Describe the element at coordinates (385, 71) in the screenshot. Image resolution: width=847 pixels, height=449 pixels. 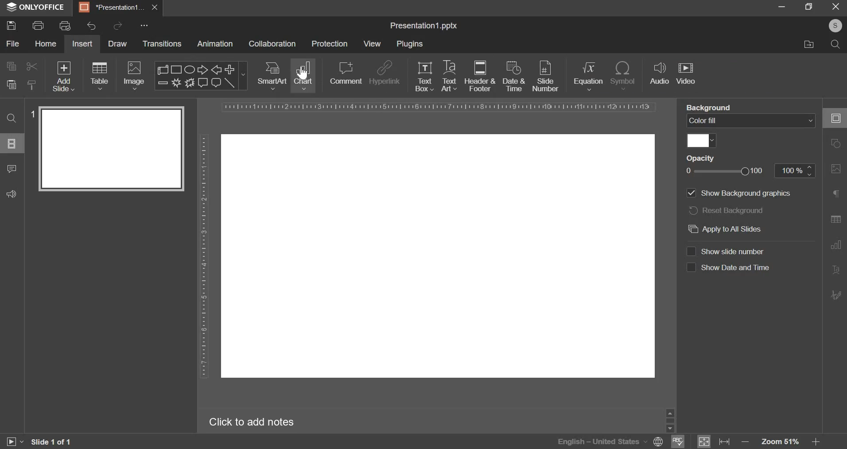
I see `hyperlink` at that location.